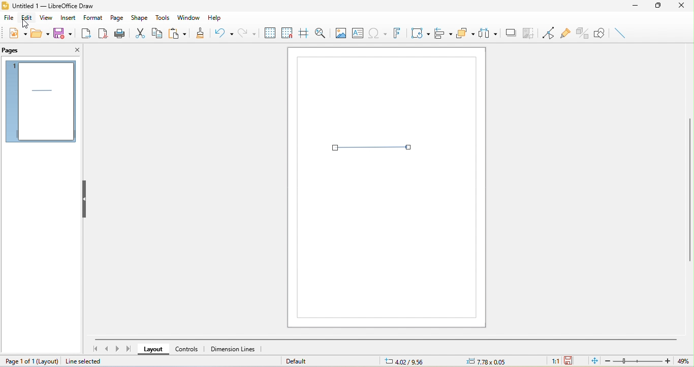 Image resolution: width=694 pixels, height=367 pixels. I want to click on clone formatting, so click(202, 32).